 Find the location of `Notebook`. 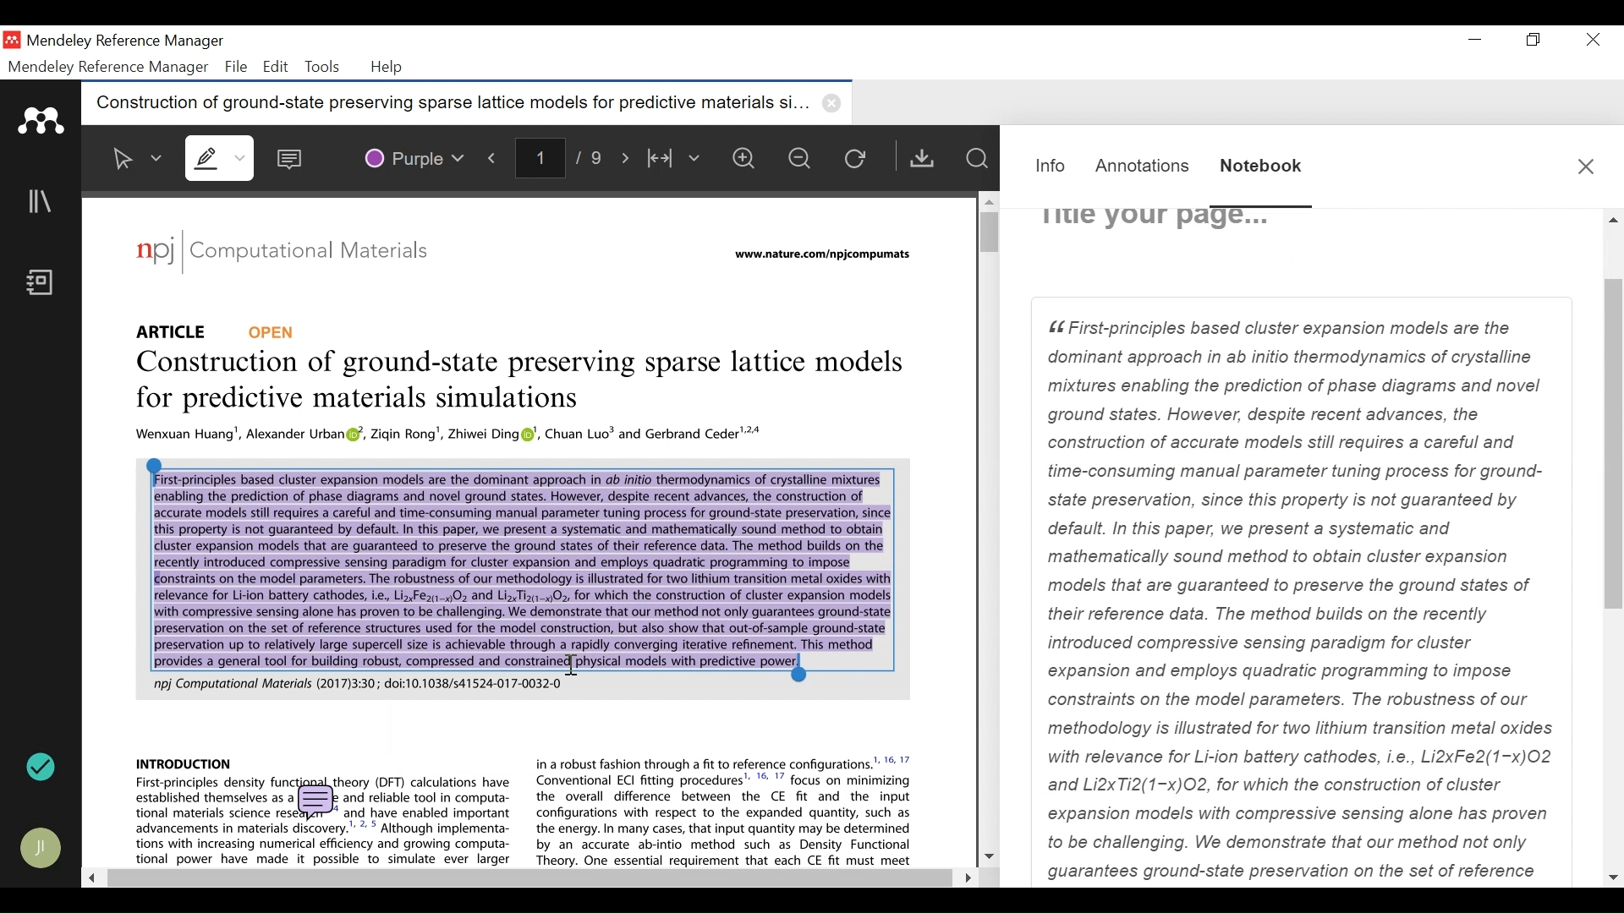

Notebook is located at coordinates (45, 284).